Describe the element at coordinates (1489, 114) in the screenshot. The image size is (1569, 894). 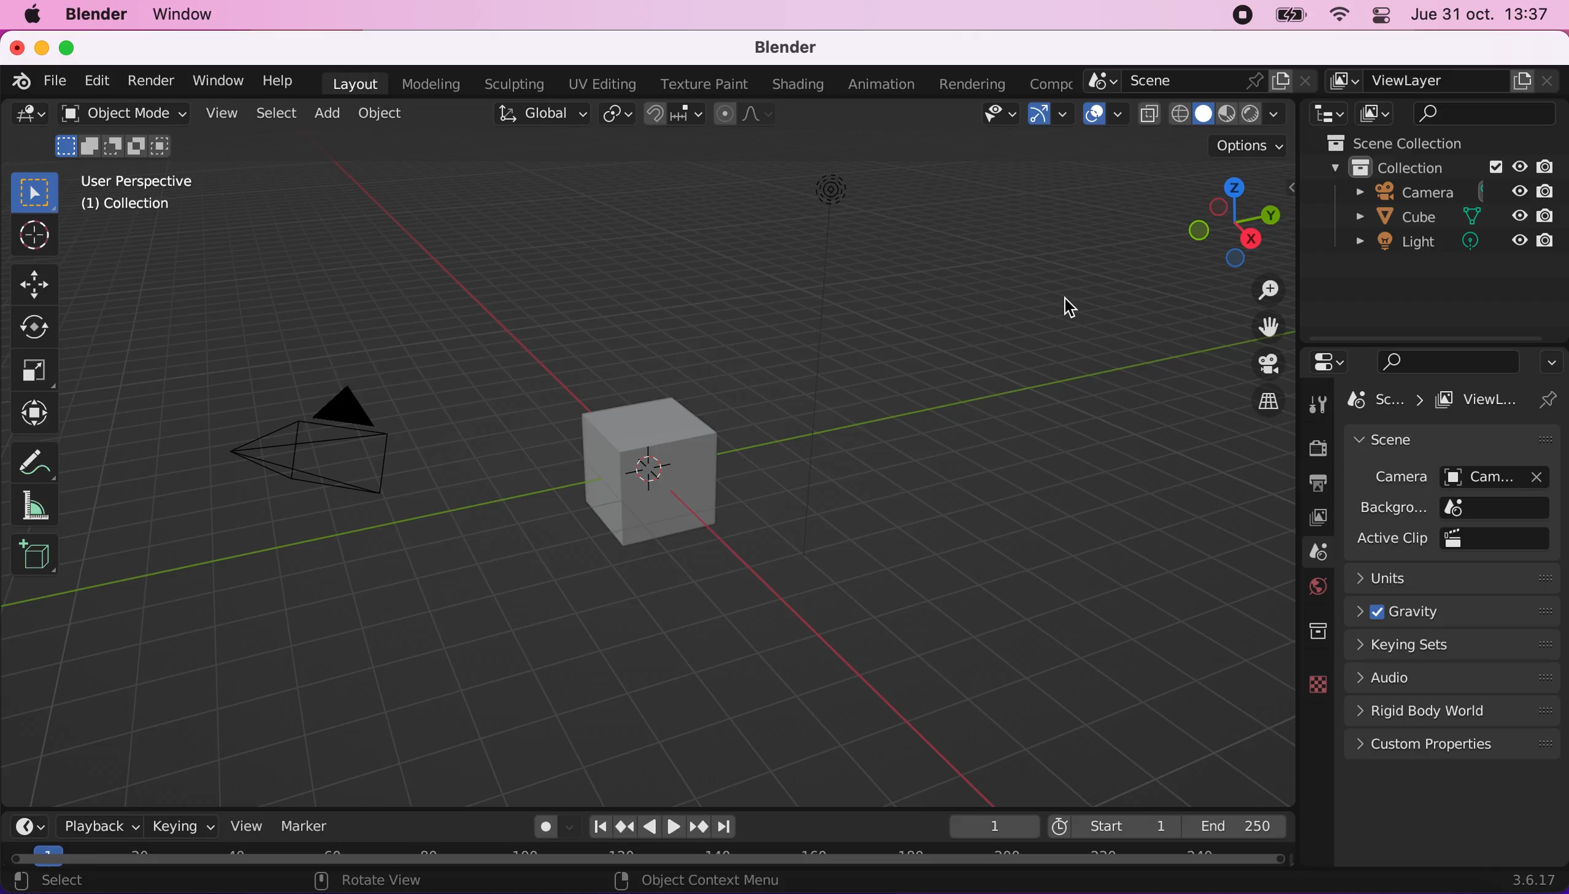
I see `search` at that location.